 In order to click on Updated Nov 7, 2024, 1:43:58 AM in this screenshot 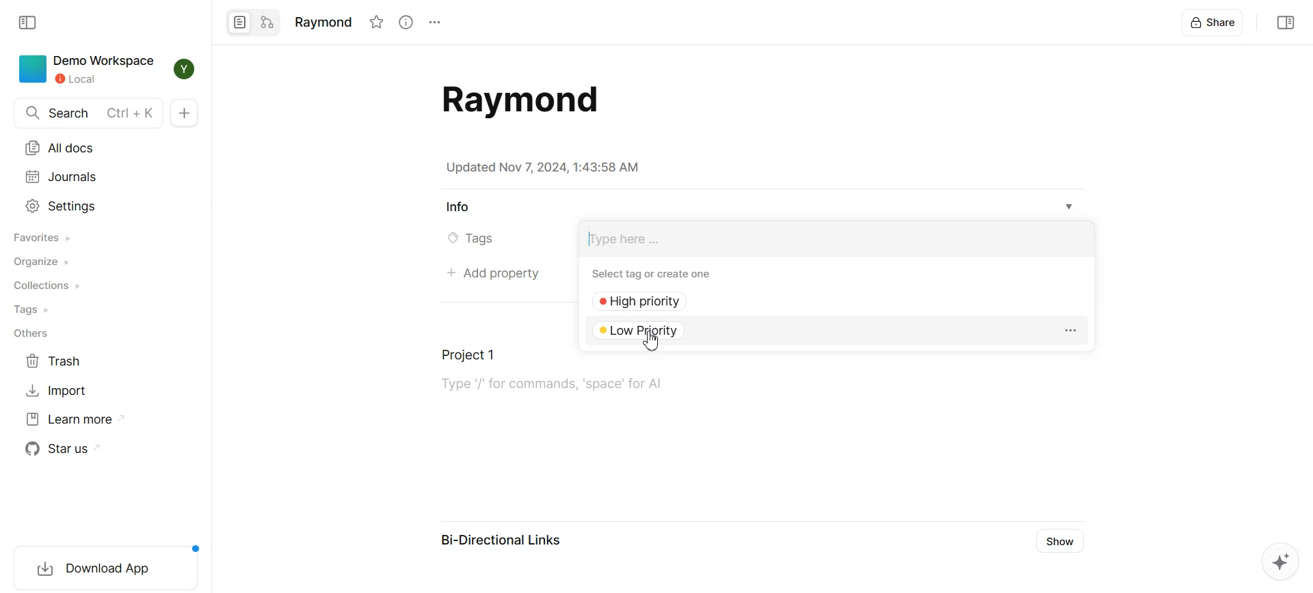, I will do `click(542, 167)`.